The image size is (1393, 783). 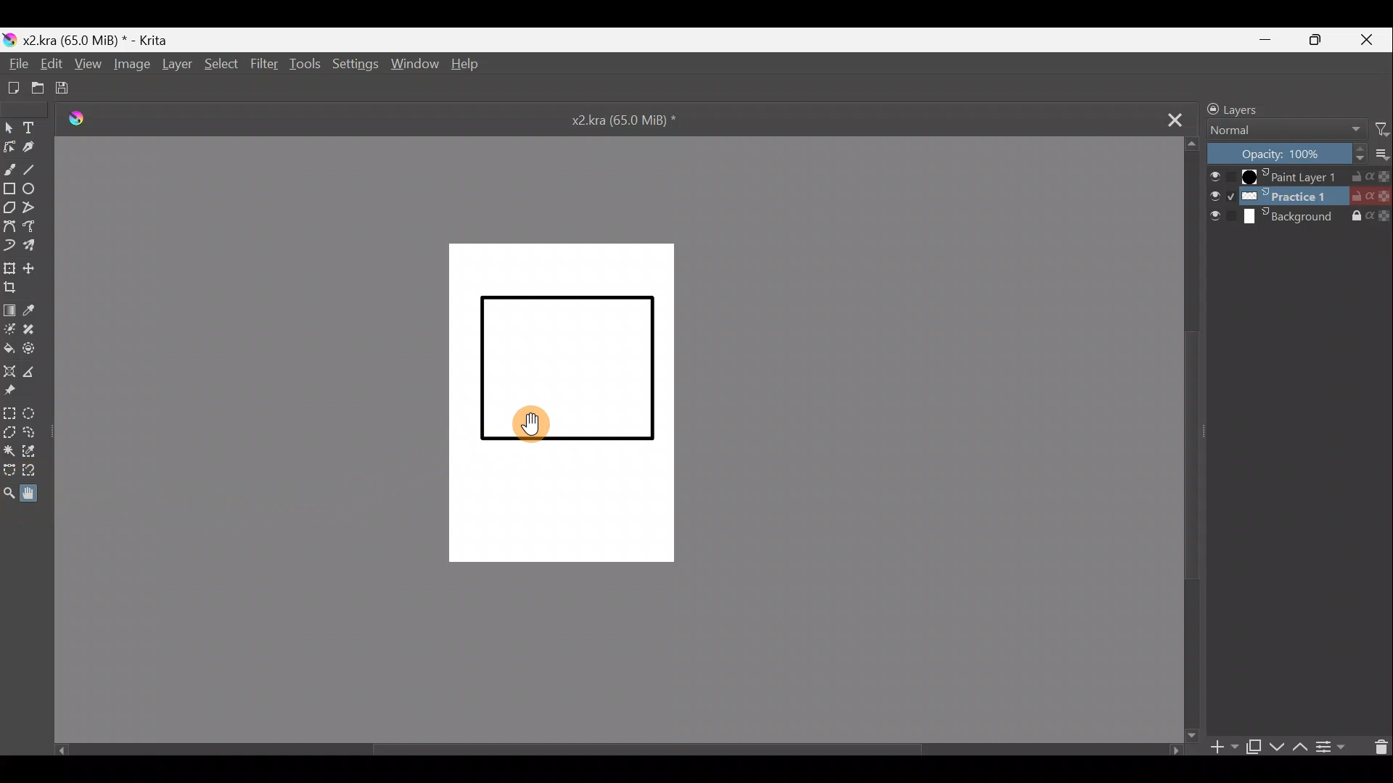 What do you see at coordinates (1367, 41) in the screenshot?
I see `Close` at bounding box center [1367, 41].